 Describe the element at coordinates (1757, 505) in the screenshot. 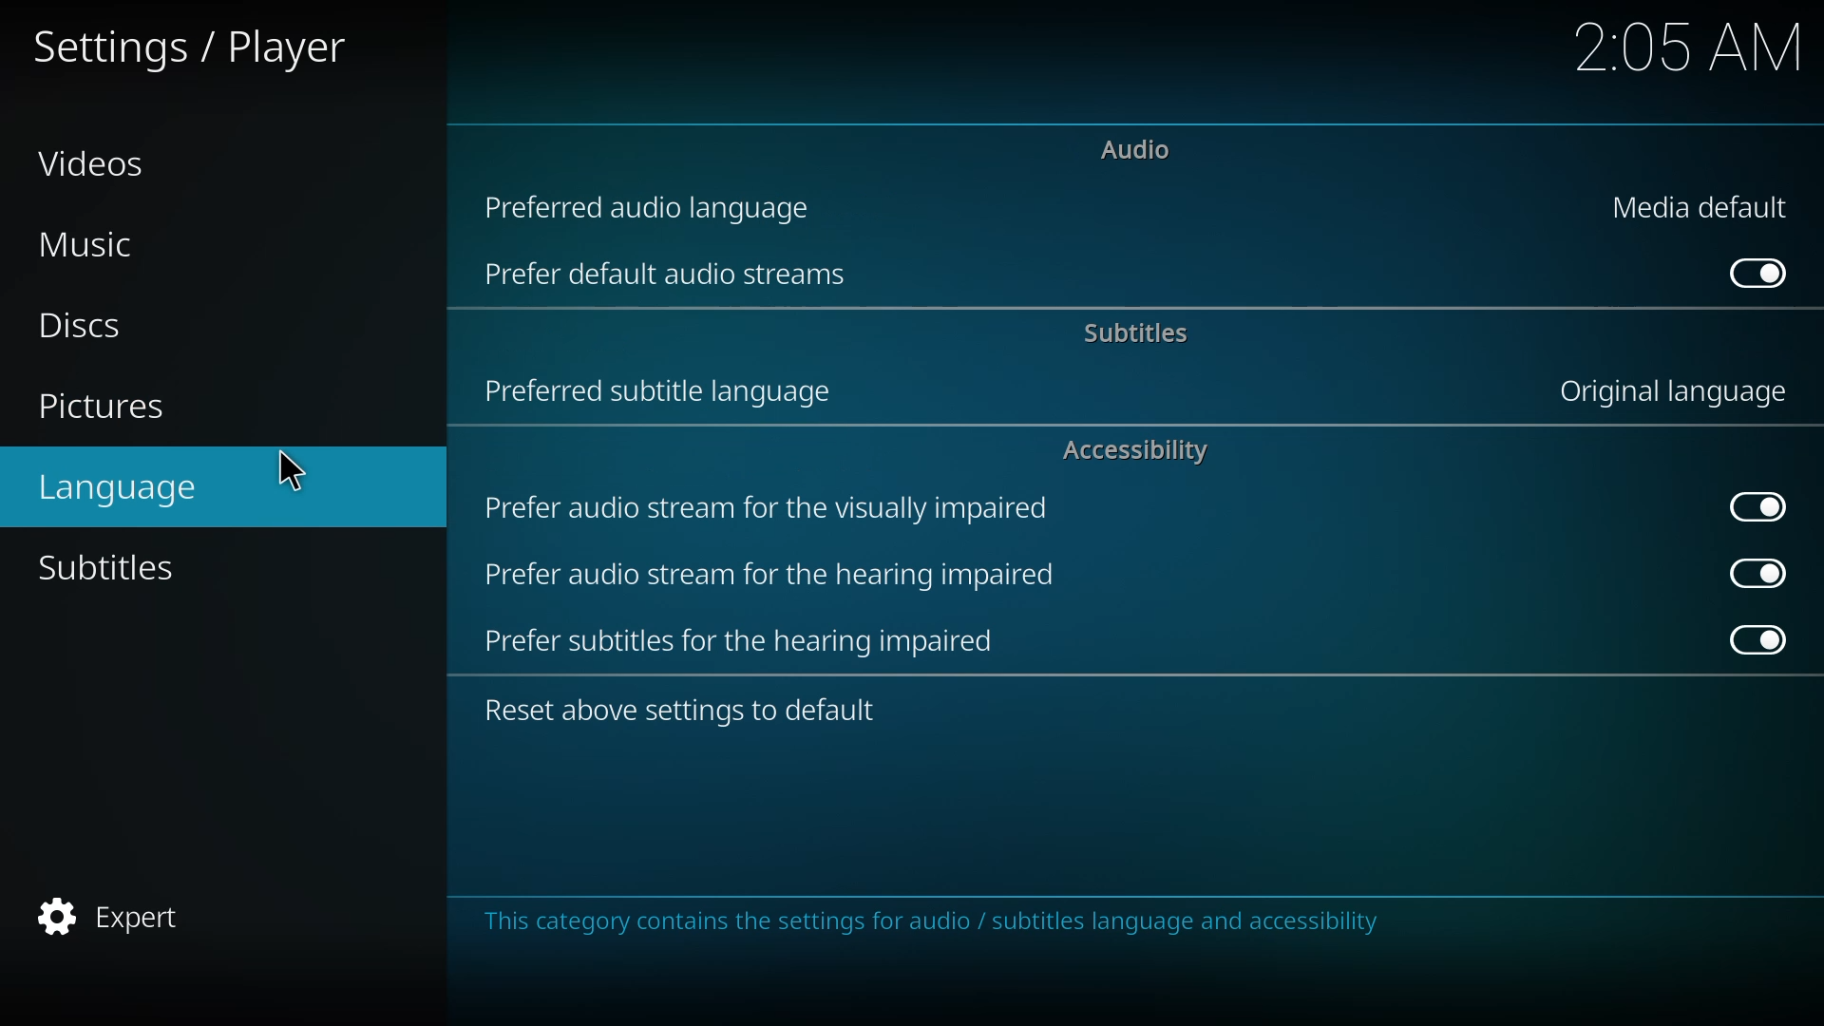

I see `enabled` at that location.